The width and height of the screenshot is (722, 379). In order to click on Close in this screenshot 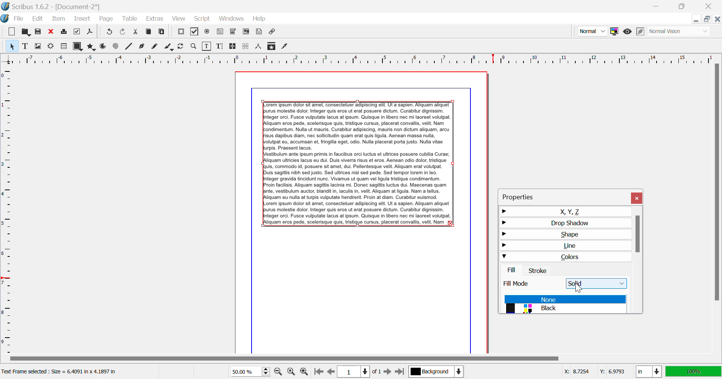, I will do `click(717, 18)`.